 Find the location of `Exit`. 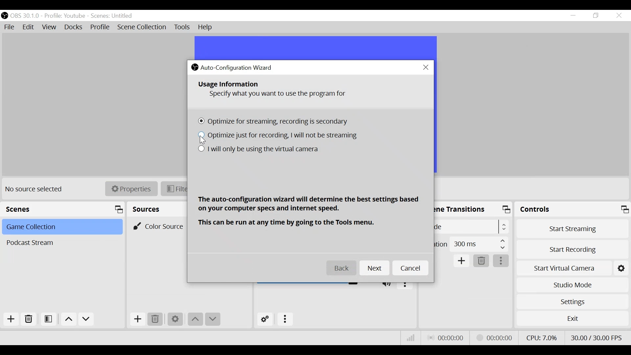

Exit is located at coordinates (572, 319).